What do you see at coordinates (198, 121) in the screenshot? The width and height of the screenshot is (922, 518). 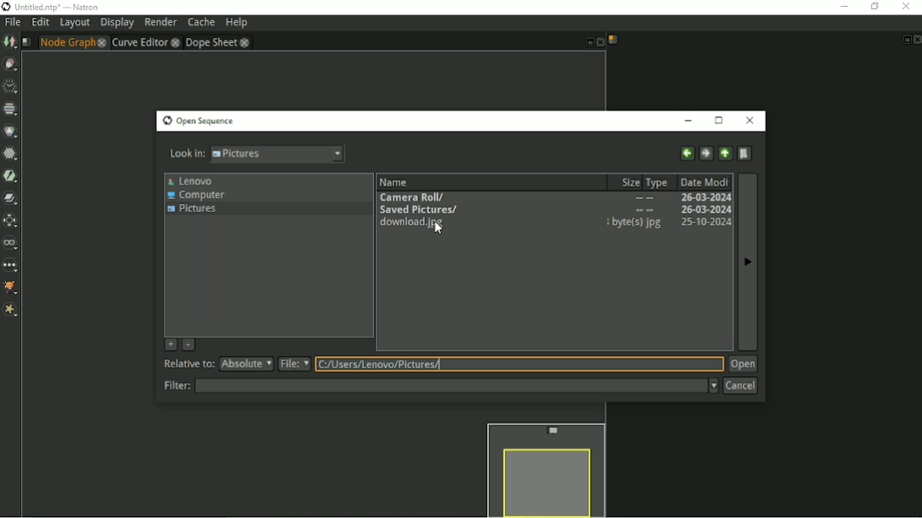 I see `Open source` at bounding box center [198, 121].